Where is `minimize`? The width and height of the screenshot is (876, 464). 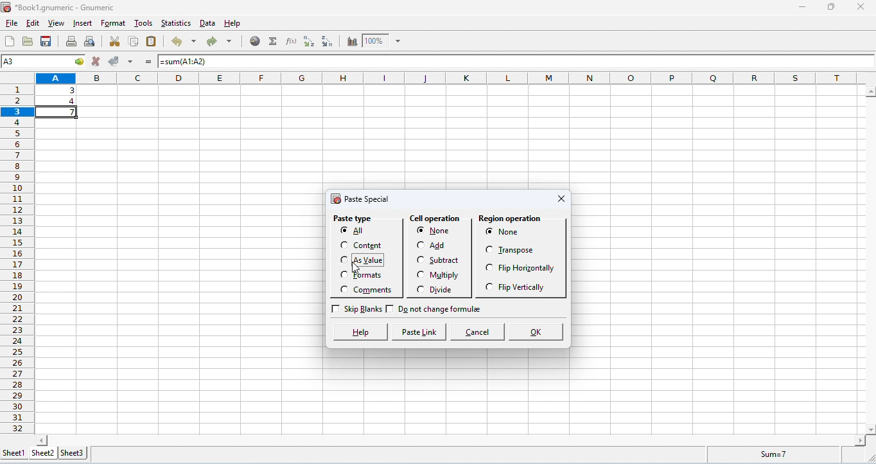
minimize is located at coordinates (802, 8).